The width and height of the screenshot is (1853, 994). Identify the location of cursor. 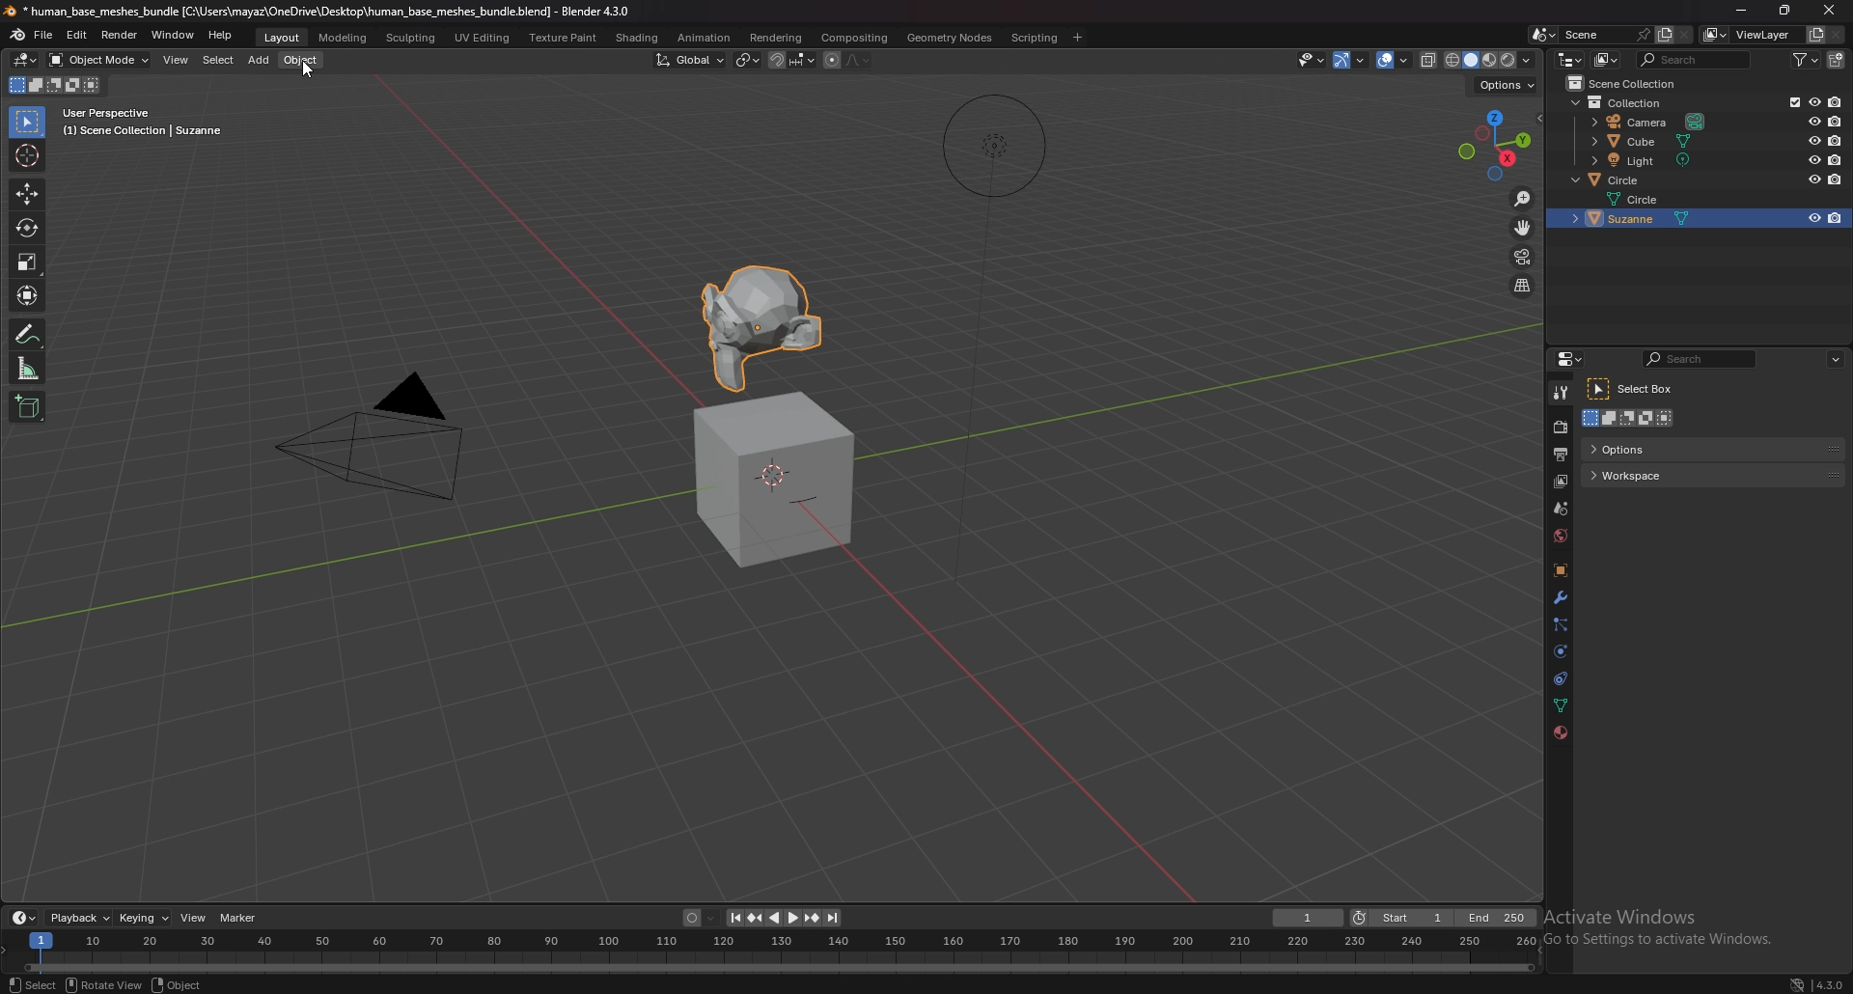
(1835, 9).